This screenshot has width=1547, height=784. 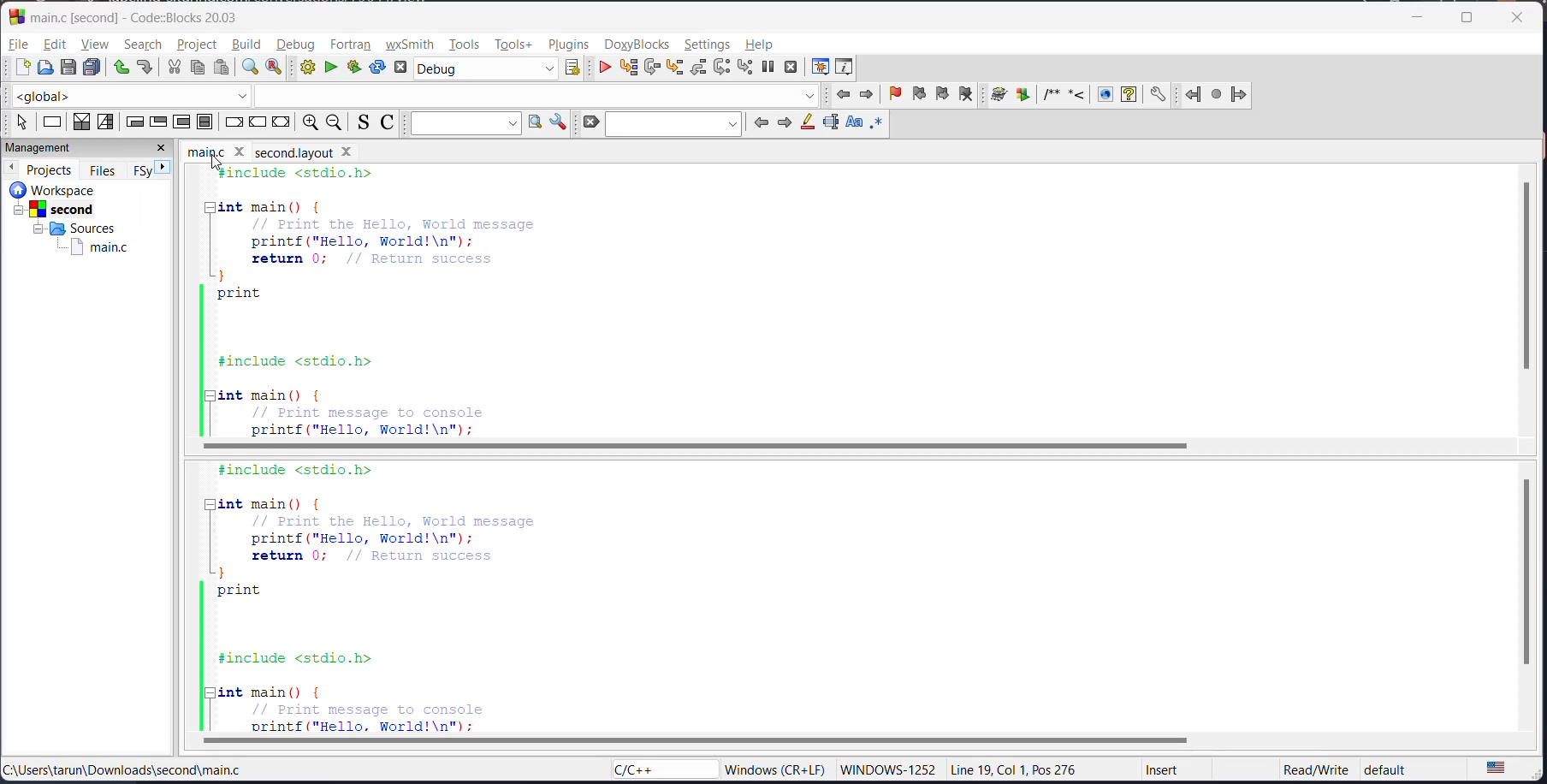 What do you see at coordinates (1524, 275) in the screenshot?
I see `vertical scroll bar` at bounding box center [1524, 275].